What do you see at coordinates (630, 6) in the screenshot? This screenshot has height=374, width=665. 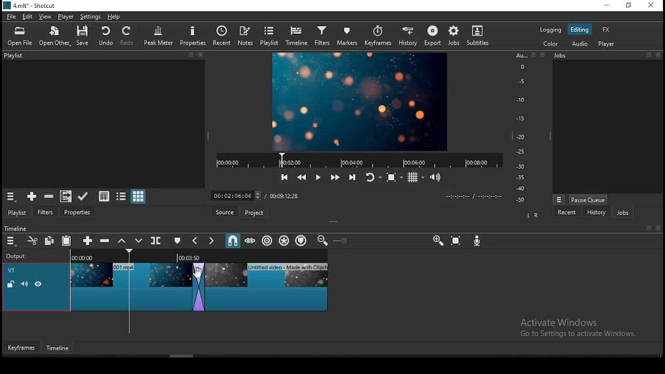 I see `restore` at bounding box center [630, 6].